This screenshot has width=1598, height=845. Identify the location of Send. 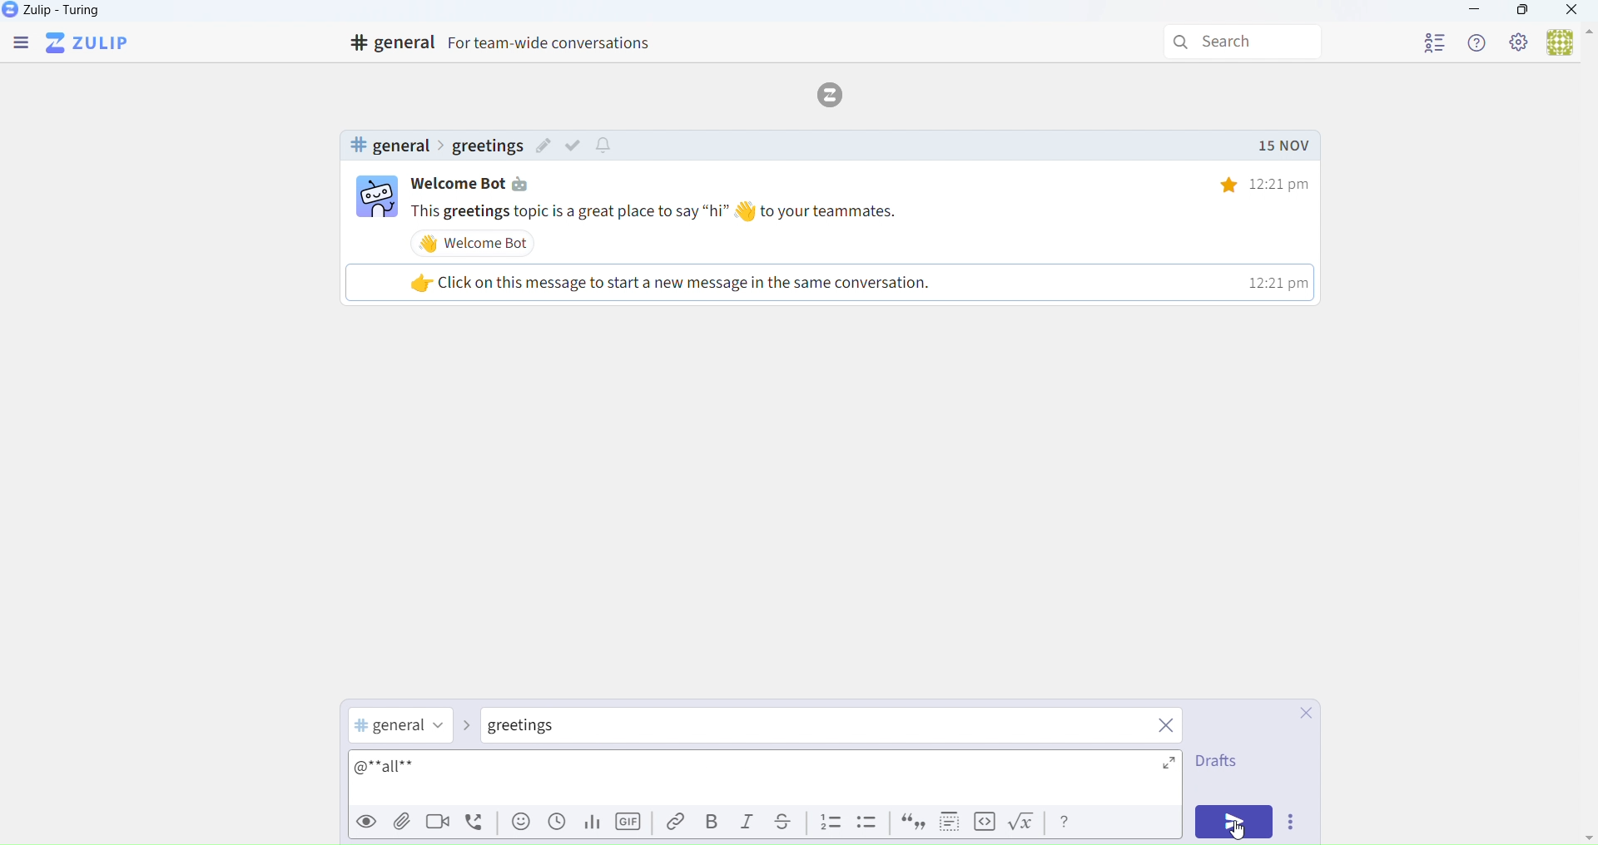
(1236, 823).